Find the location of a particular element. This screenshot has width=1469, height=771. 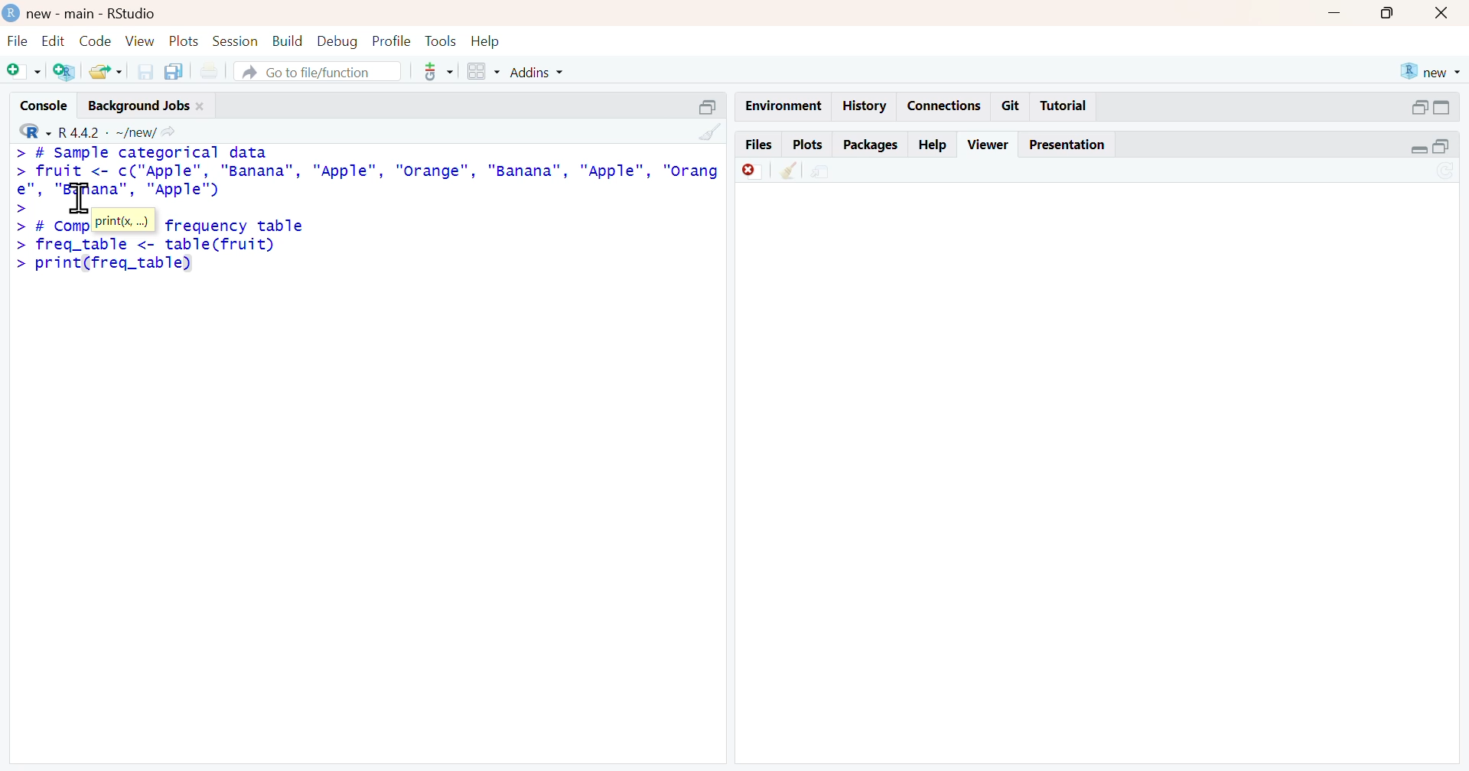

presentation is located at coordinates (1072, 146).